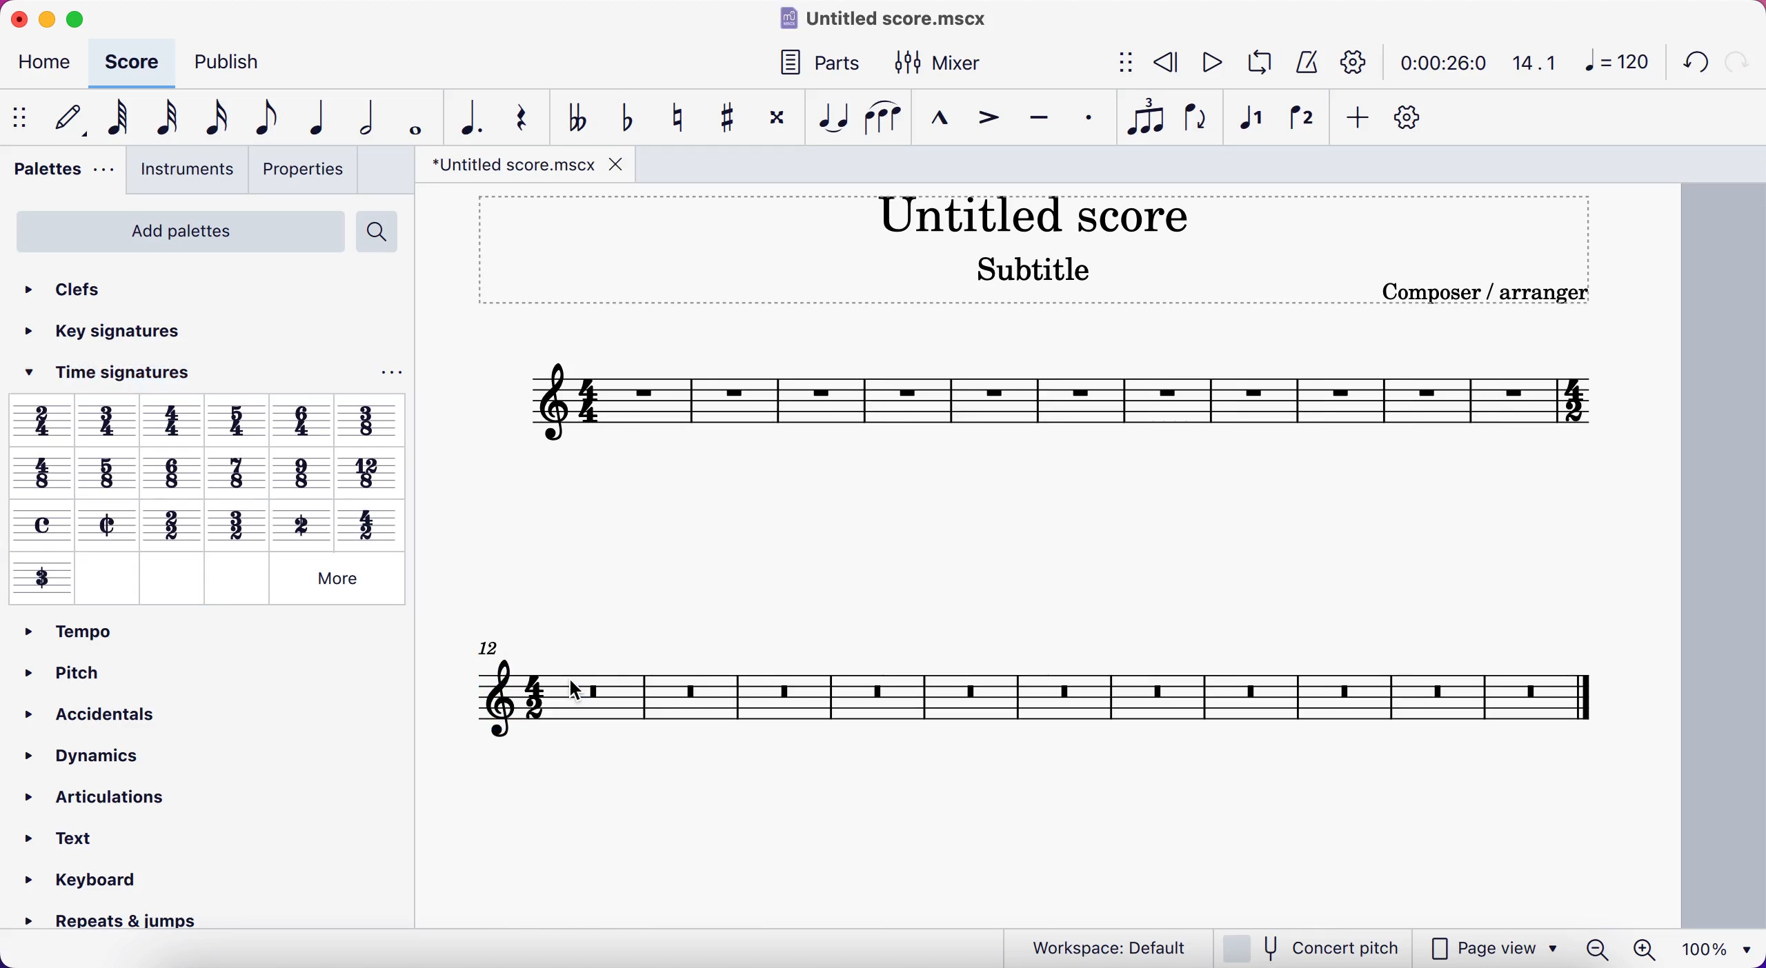 This screenshot has width=1766, height=968. What do you see at coordinates (1100, 946) in the screenshot?
I see `workspace: default` at bounding box center [1100, 946].